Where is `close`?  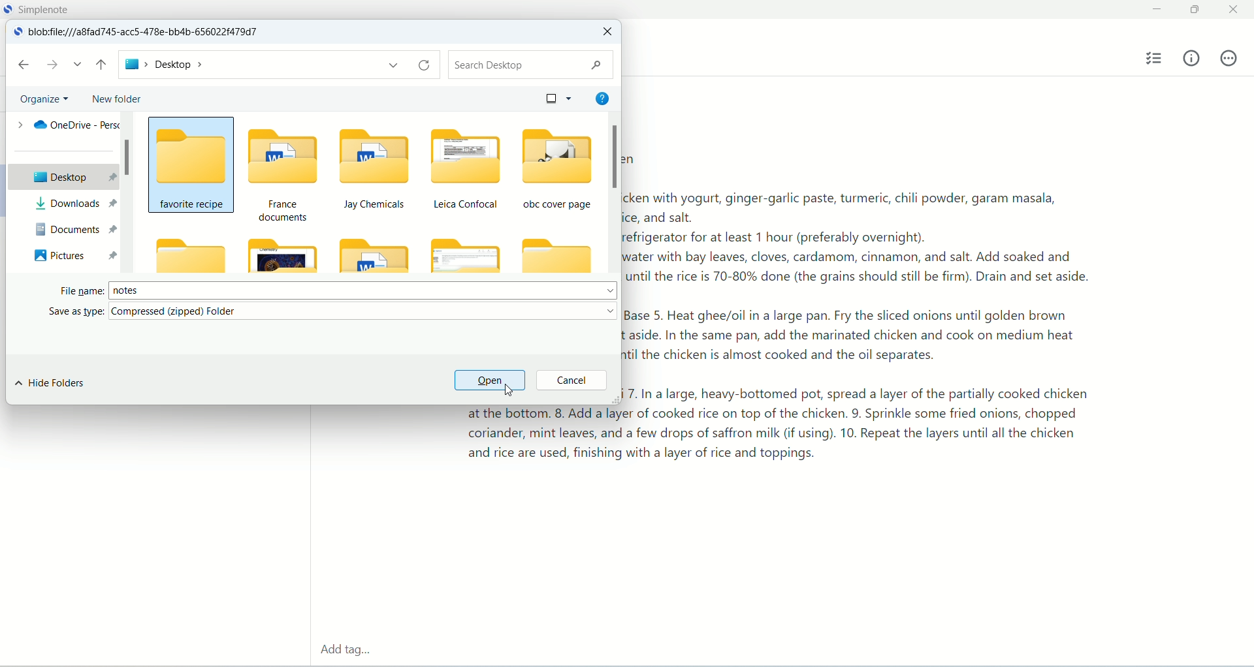
close is located at coordinates (1236, 8).